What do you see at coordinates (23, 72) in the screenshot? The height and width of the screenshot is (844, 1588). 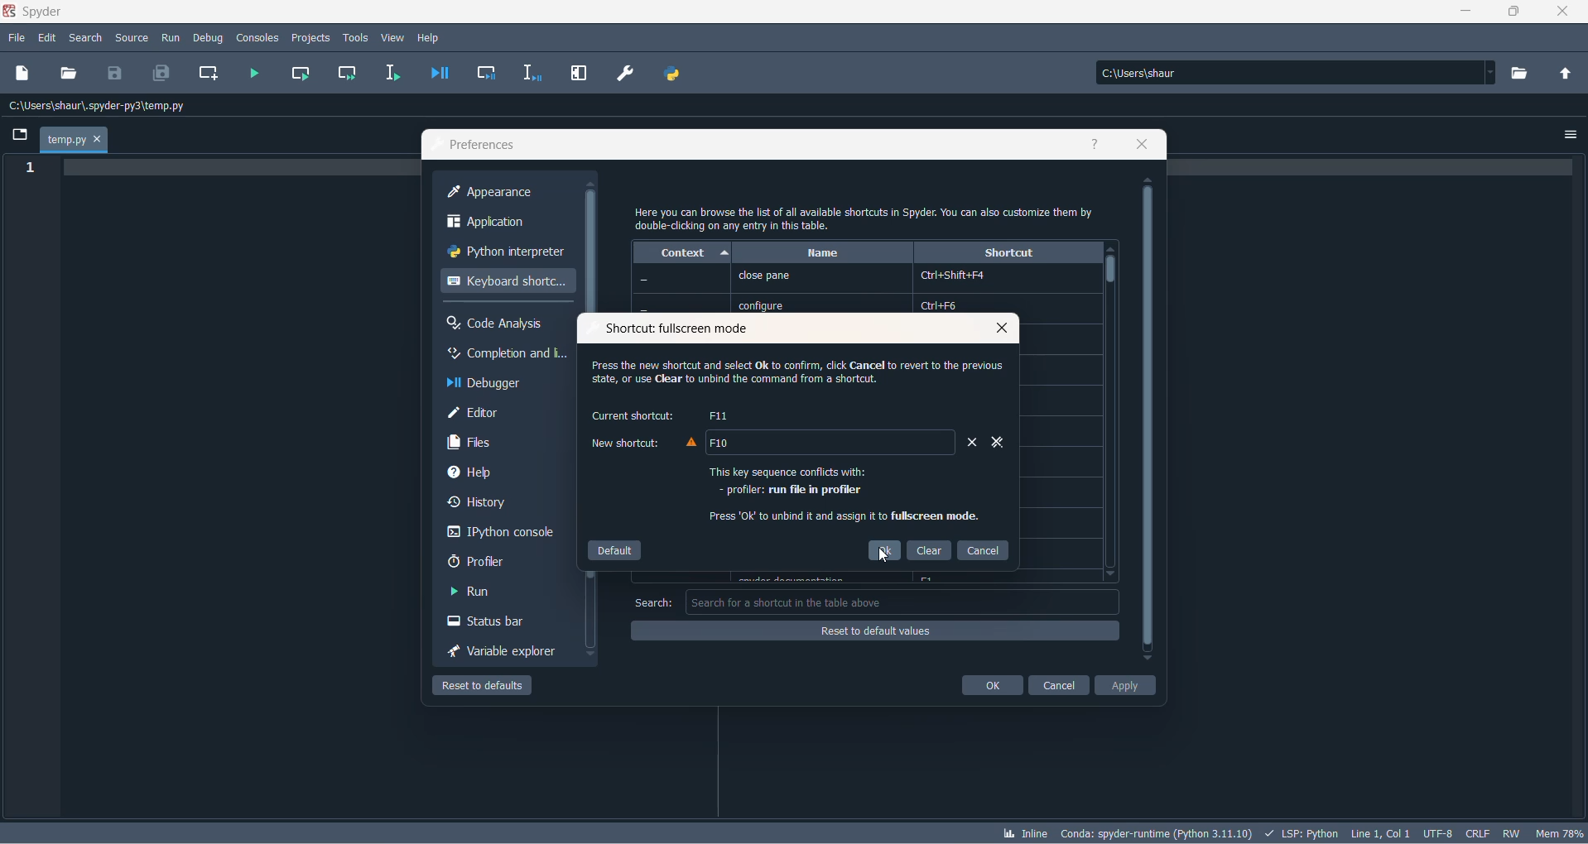 I see `new dile` at bounding box center [23, 72].